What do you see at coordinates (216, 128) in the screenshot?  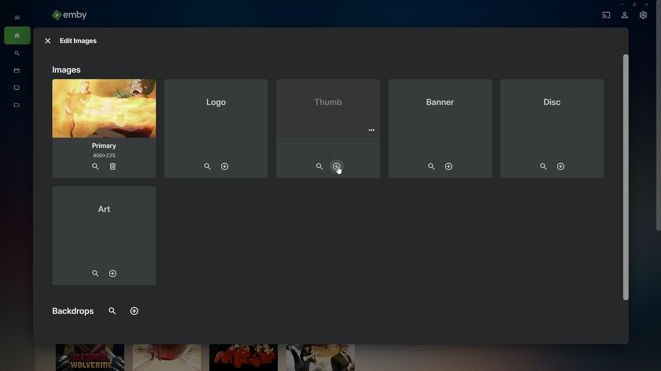 I see `Logo` at bounding box center [216, 128].